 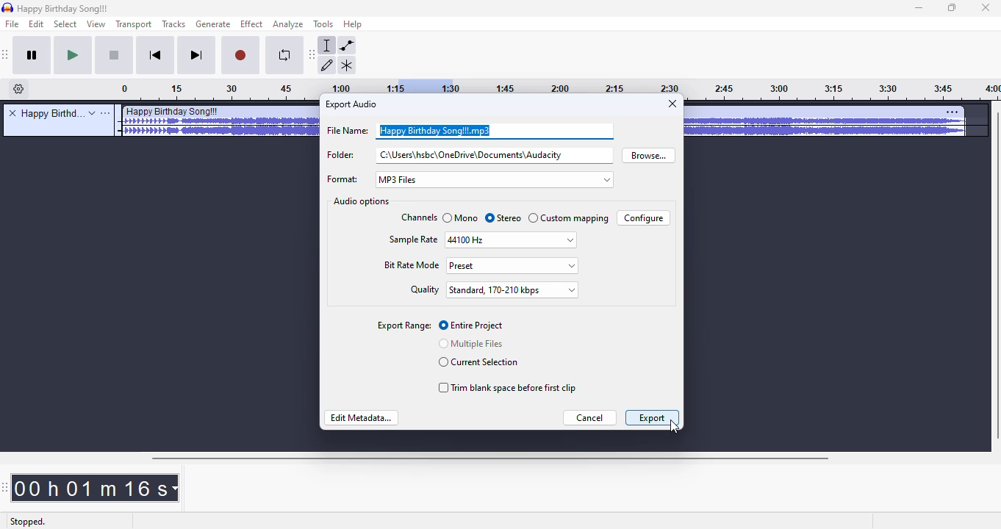 I want to click on export range, so click(x=403, y=325).